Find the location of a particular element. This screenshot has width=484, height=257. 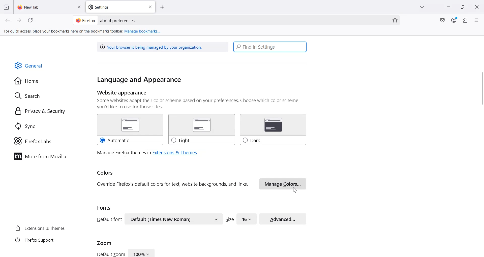

View recent browsing across window is located at coordinates (6, 7).